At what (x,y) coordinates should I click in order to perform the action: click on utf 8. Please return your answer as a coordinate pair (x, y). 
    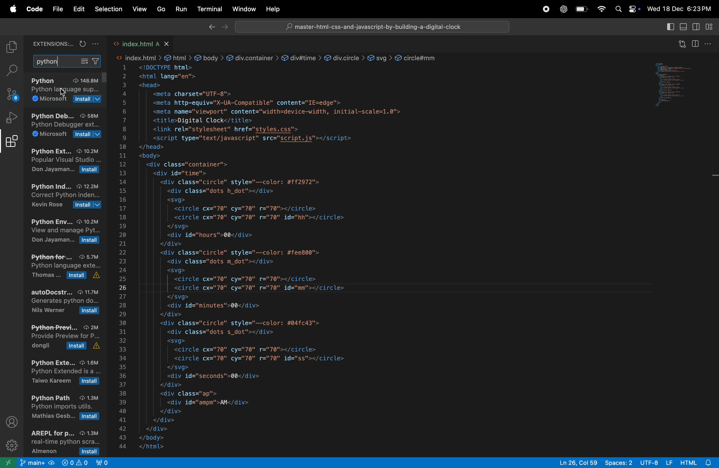
    Looking at the image, I should click on (655, 463).